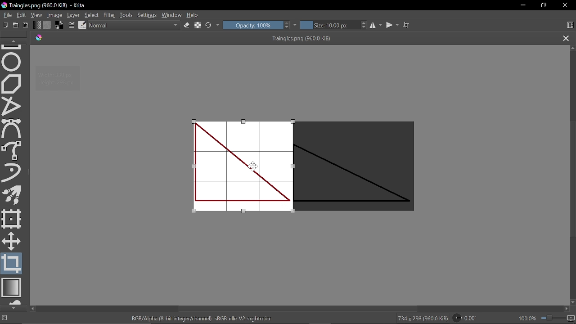 The image size is (576, 324). I want to click on Multibrush tool, so click(13, 196).